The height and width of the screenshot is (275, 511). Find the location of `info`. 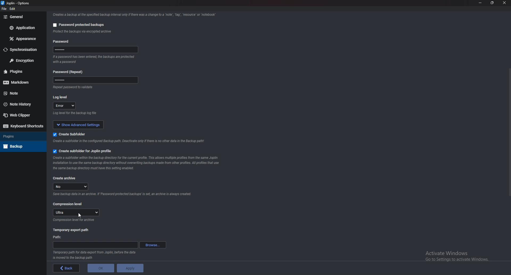

info is located at coordinates (95, 59).